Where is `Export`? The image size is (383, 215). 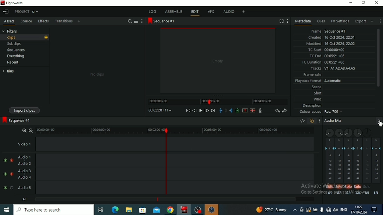
Export is located at coordinates (361, 21).